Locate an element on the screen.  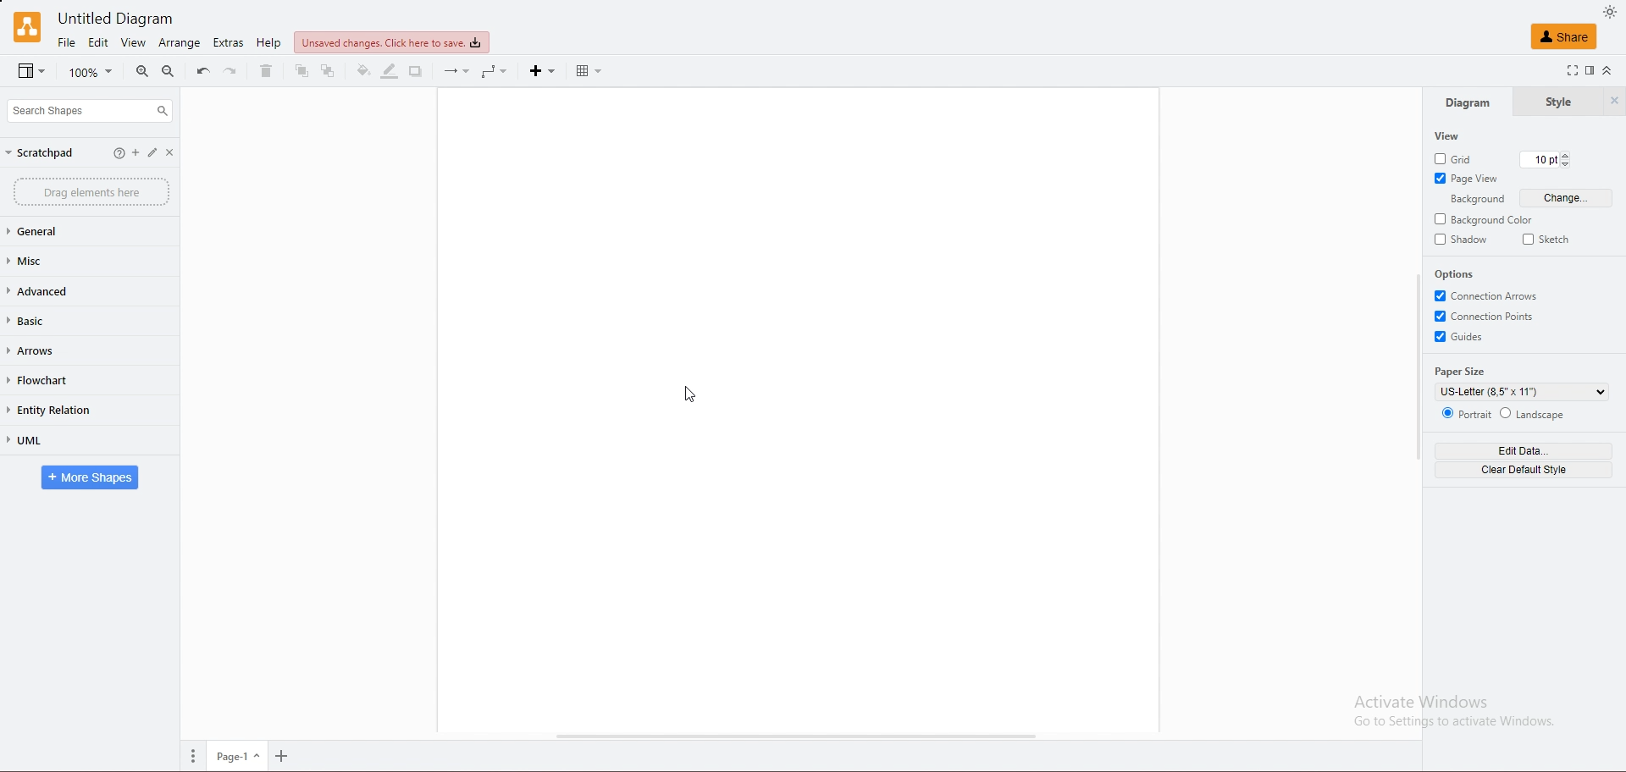
advanced is located at coordinates (49, 290).